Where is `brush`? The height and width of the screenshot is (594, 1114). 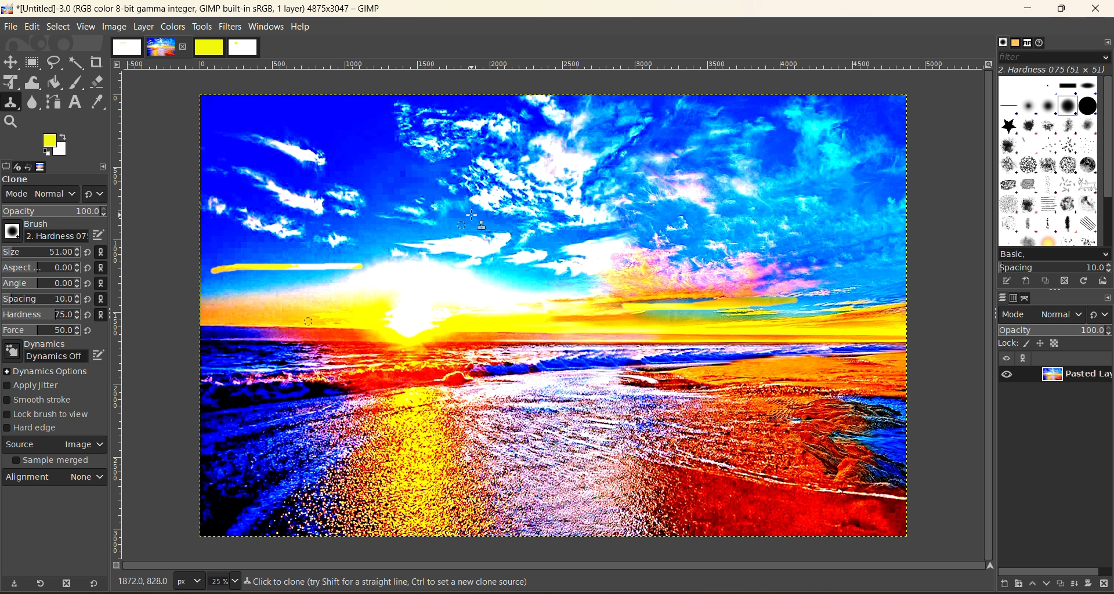
brush is located at coordinates (42, 231).